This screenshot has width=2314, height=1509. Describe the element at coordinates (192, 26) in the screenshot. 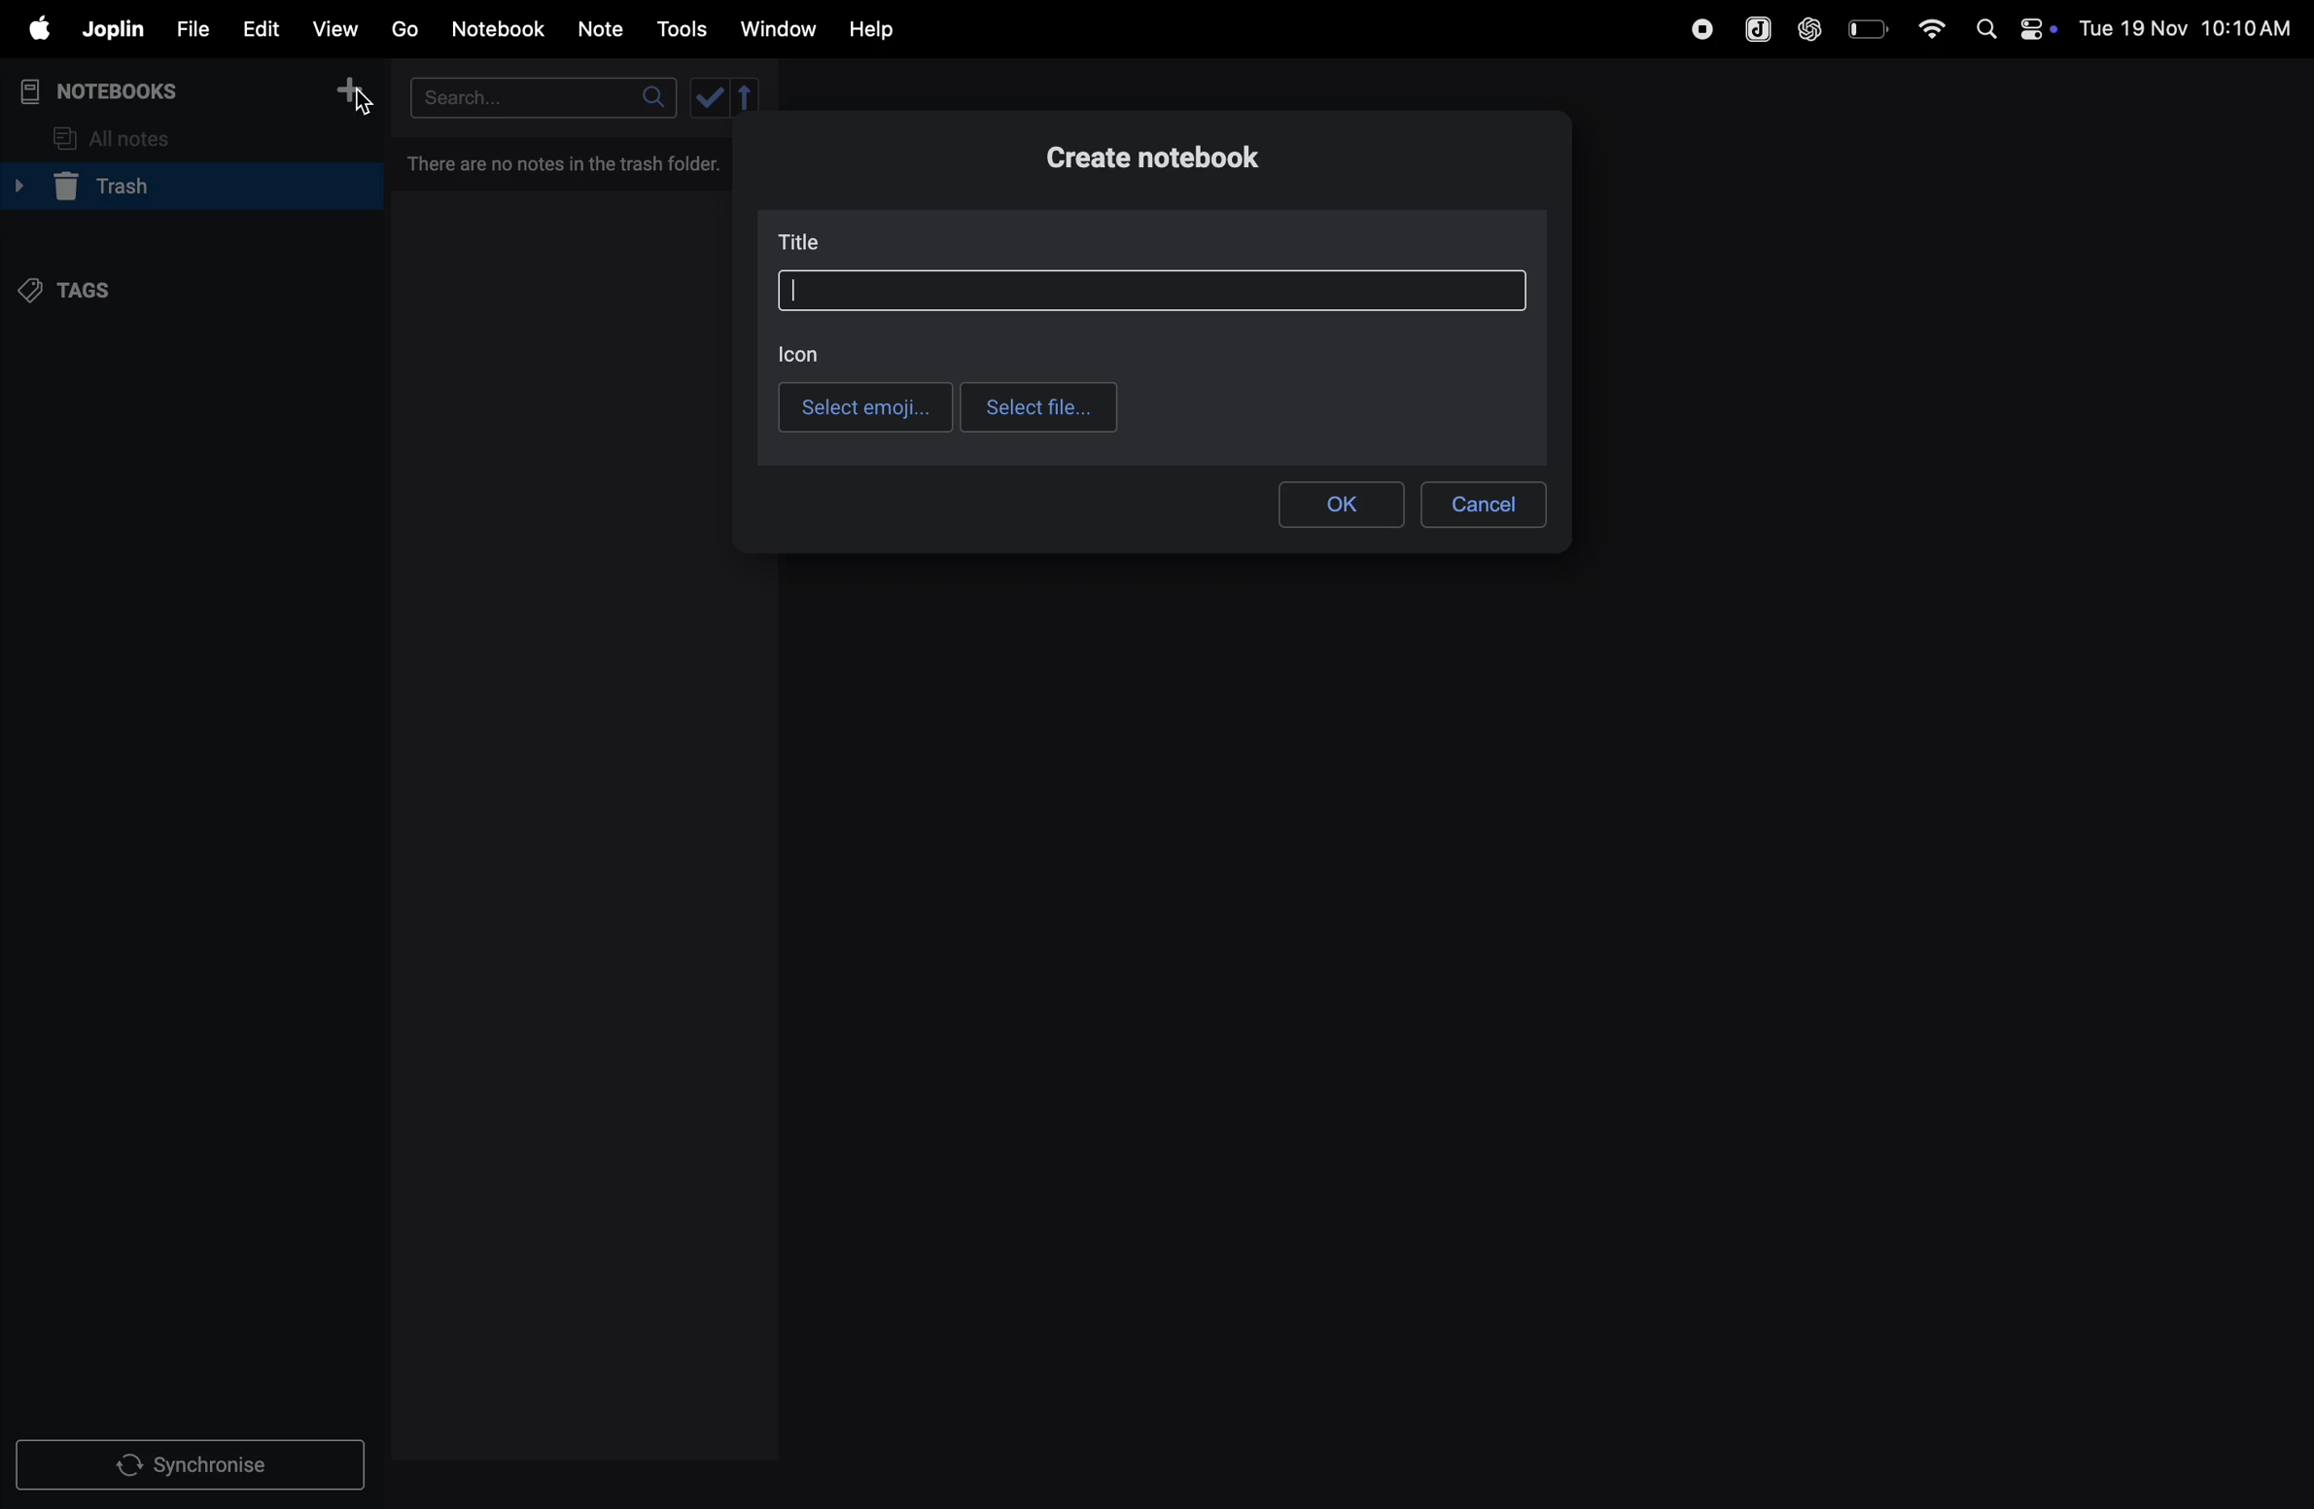

I see `file` at that location.